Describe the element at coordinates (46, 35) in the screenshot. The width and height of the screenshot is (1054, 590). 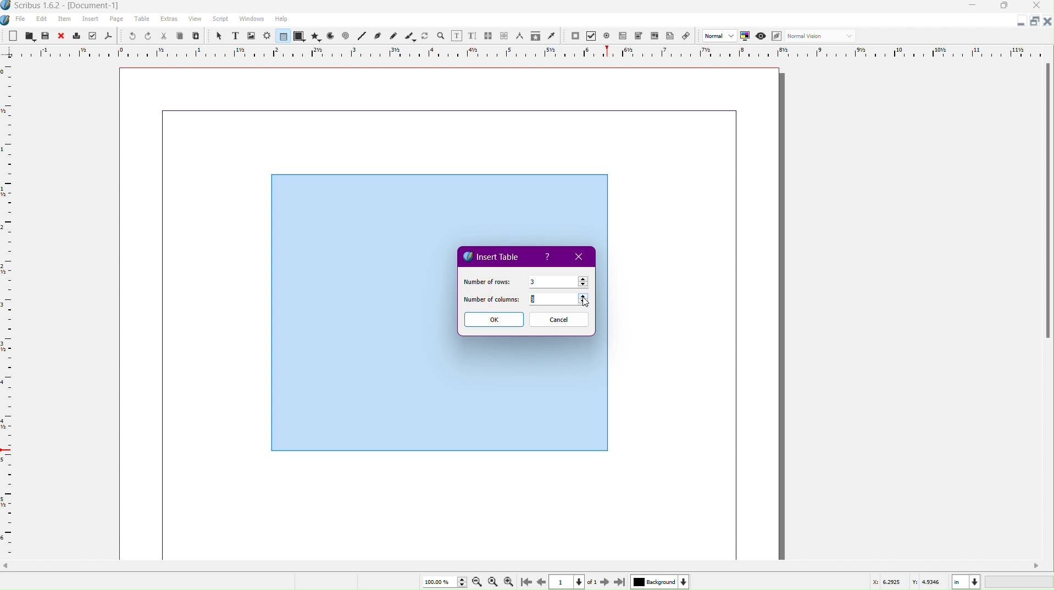
I see `Save` at that location.